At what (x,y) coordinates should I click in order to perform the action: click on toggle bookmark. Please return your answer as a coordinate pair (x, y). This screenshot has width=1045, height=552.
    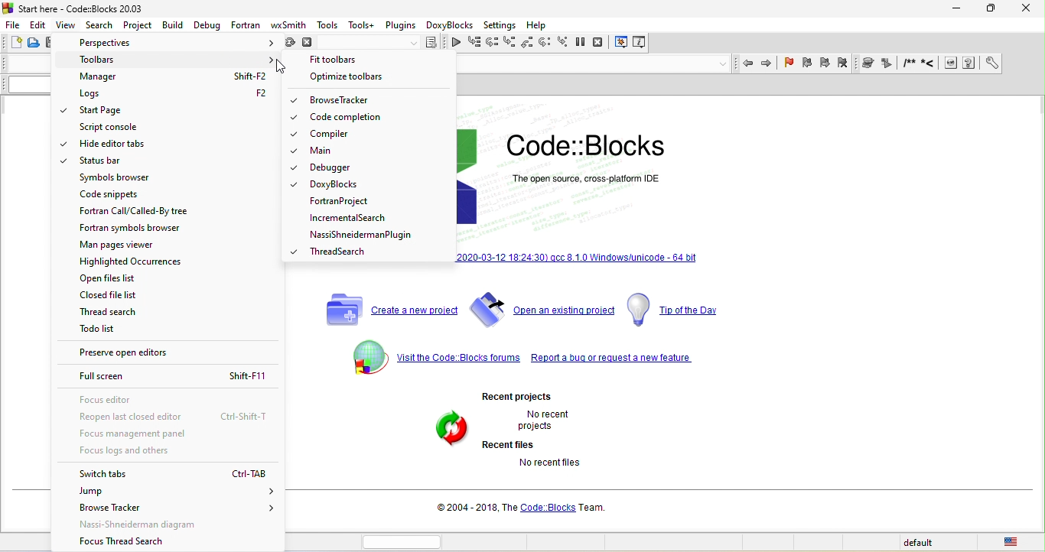
    Looking at the image, I should click on (789, 65).